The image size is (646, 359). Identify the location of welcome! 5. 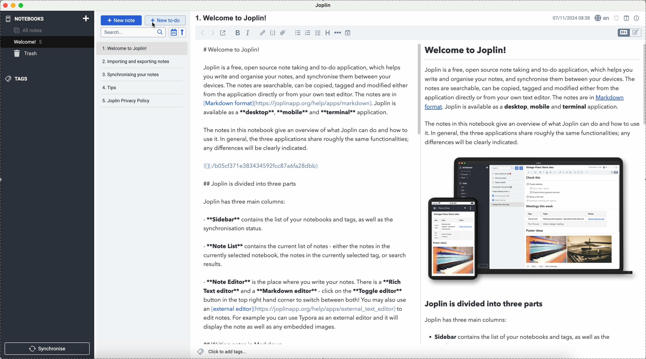
(30, 41).